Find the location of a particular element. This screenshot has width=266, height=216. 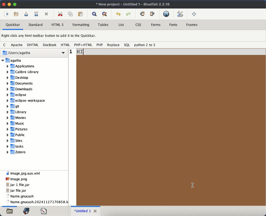

maximize is located at coordinates (15, 5).